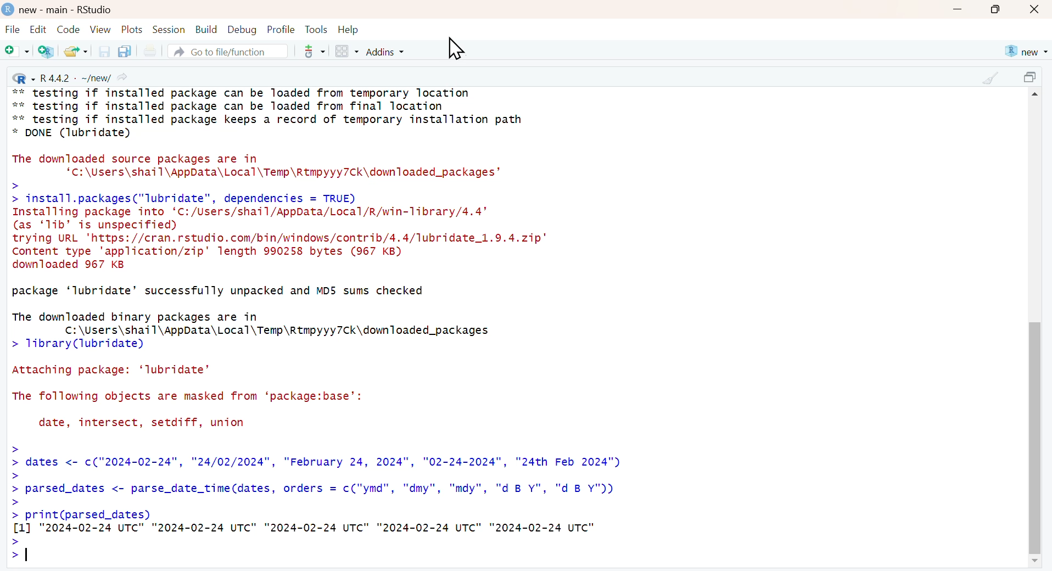  What do you see at coordinates (71, 78) in the screenshot?
I see `R 4.4.2 . ~/new/` at bounding box center [71, 78].